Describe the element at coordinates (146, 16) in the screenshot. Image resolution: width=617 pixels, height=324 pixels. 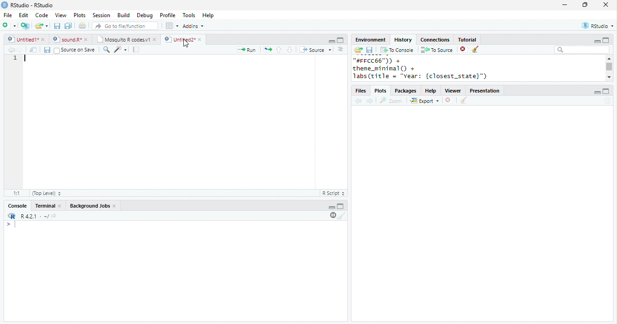
I see `Debug` at that location.